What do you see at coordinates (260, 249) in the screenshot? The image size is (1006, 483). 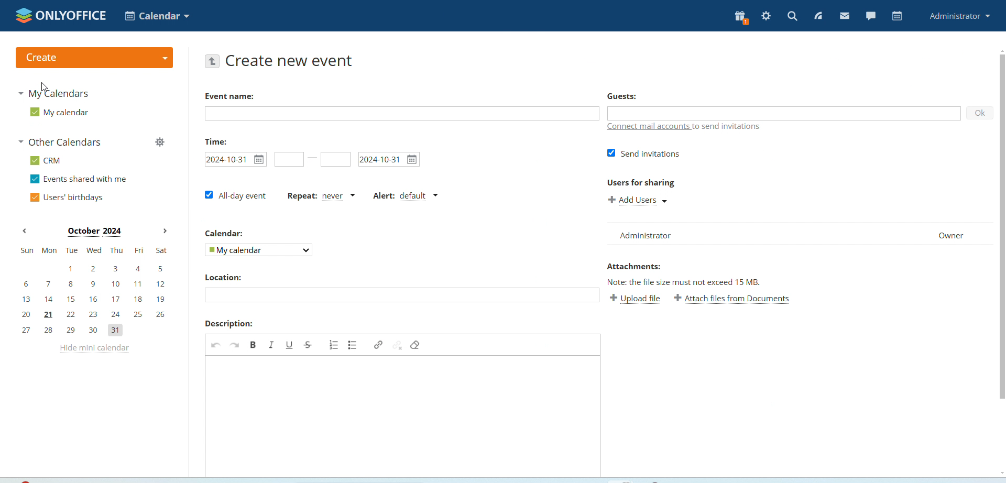 I see `my calendar` at bounding box center [260, 249].